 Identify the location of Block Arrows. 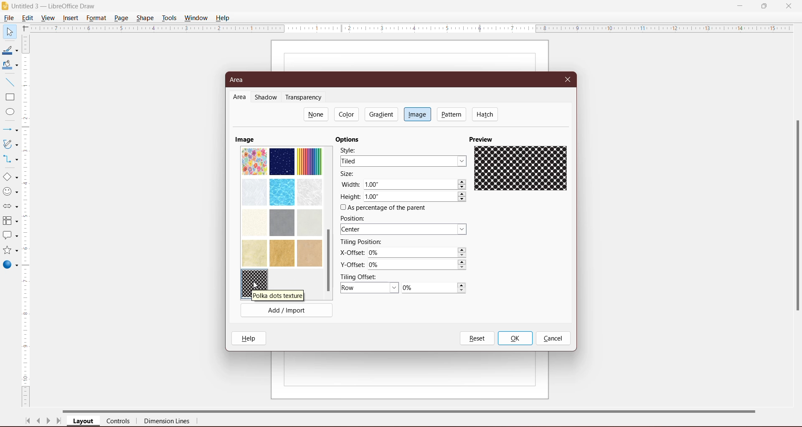
(10, 207).